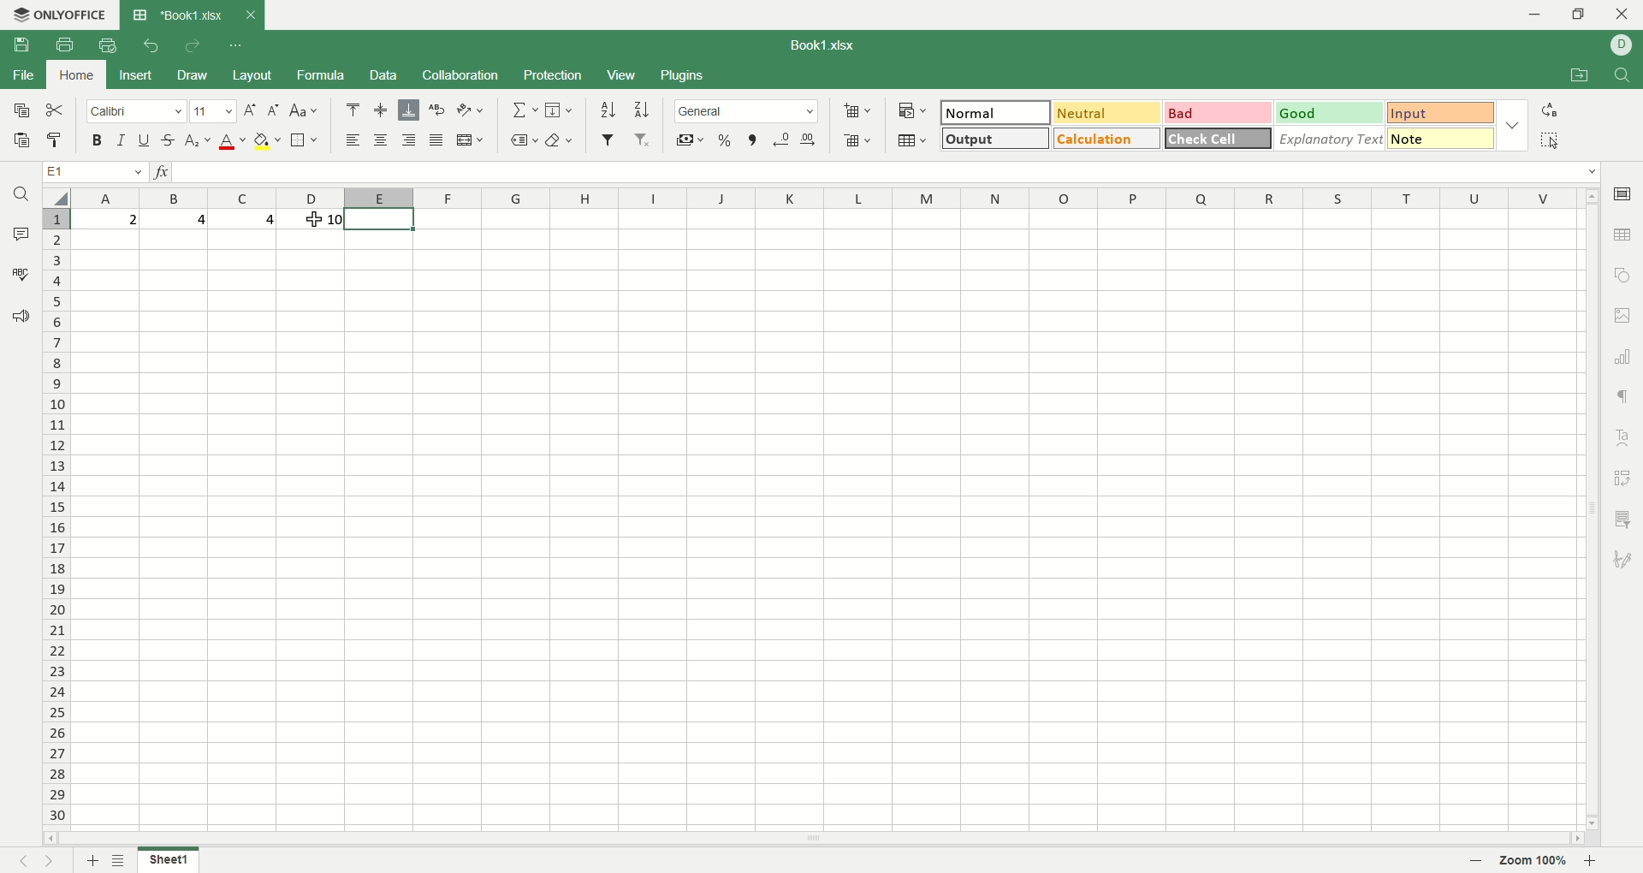  I want to click on draw, so click(196, 75).